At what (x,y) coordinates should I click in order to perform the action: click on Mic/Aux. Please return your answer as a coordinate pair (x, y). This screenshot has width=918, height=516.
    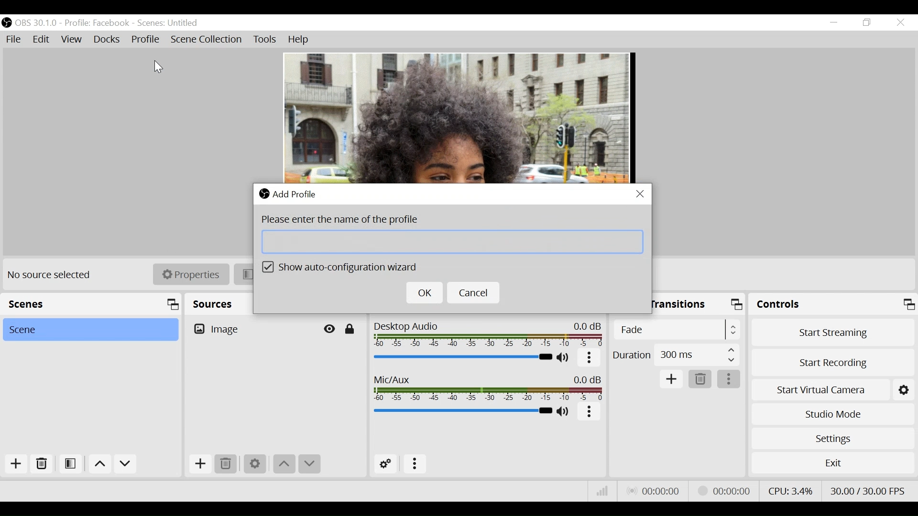
    Looking at the image, I should click on (462, 410).